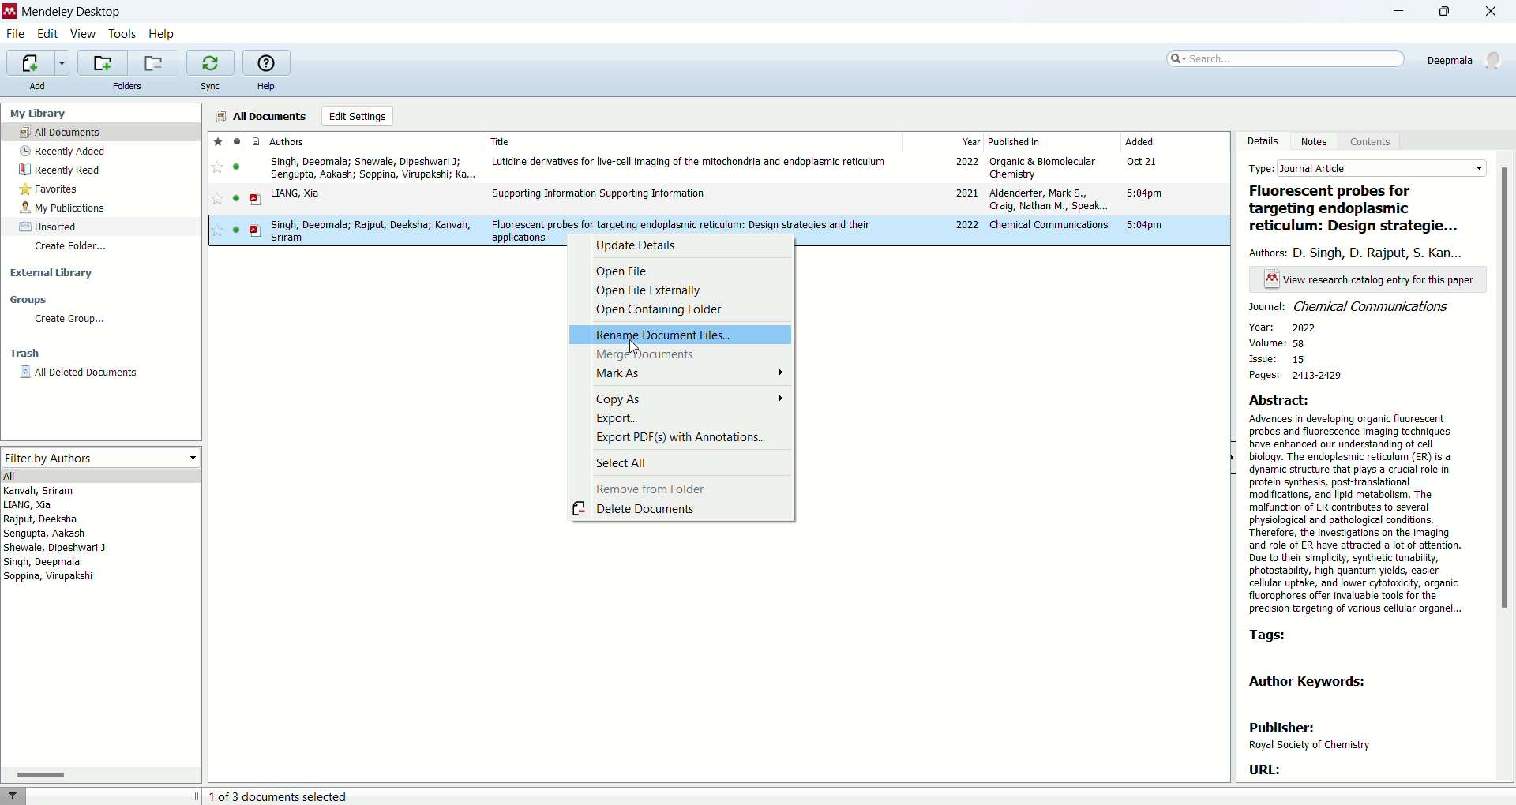 The width and height of the screenshot is (1516, 805). I want to click on account, so click(1462, 59).